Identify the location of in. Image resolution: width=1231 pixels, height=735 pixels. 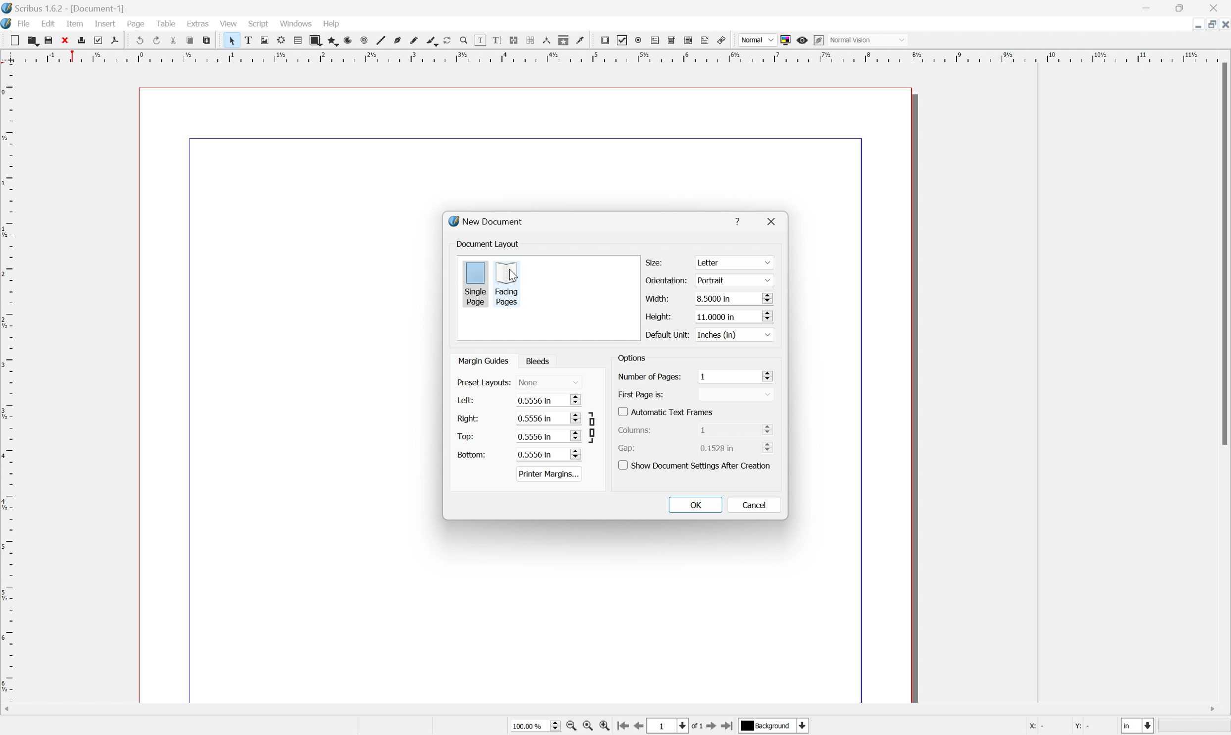
(1139, 727).